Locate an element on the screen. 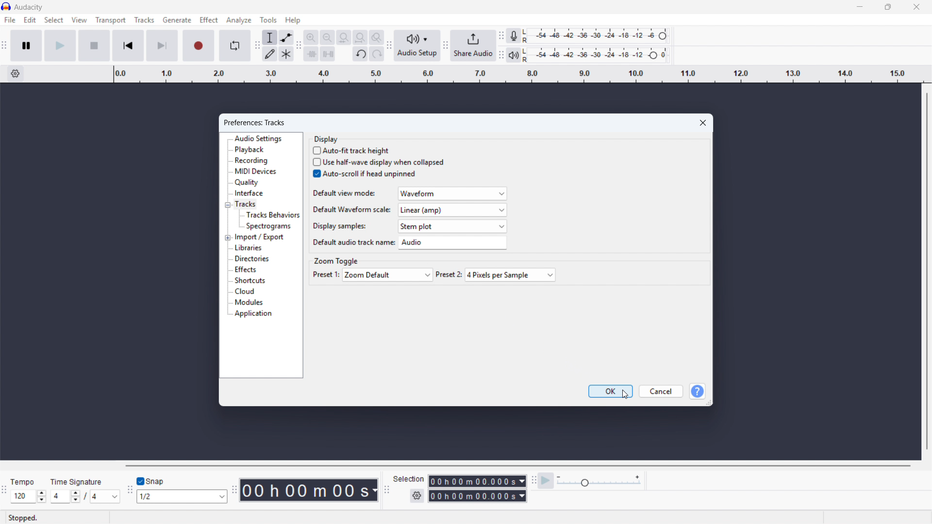  share audio toolbar is located at coordinates (445, 46).